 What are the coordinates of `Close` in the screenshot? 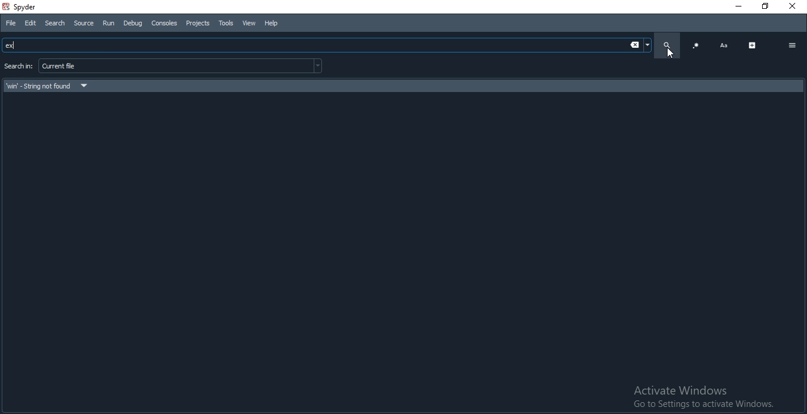 It's located at (792, 5).